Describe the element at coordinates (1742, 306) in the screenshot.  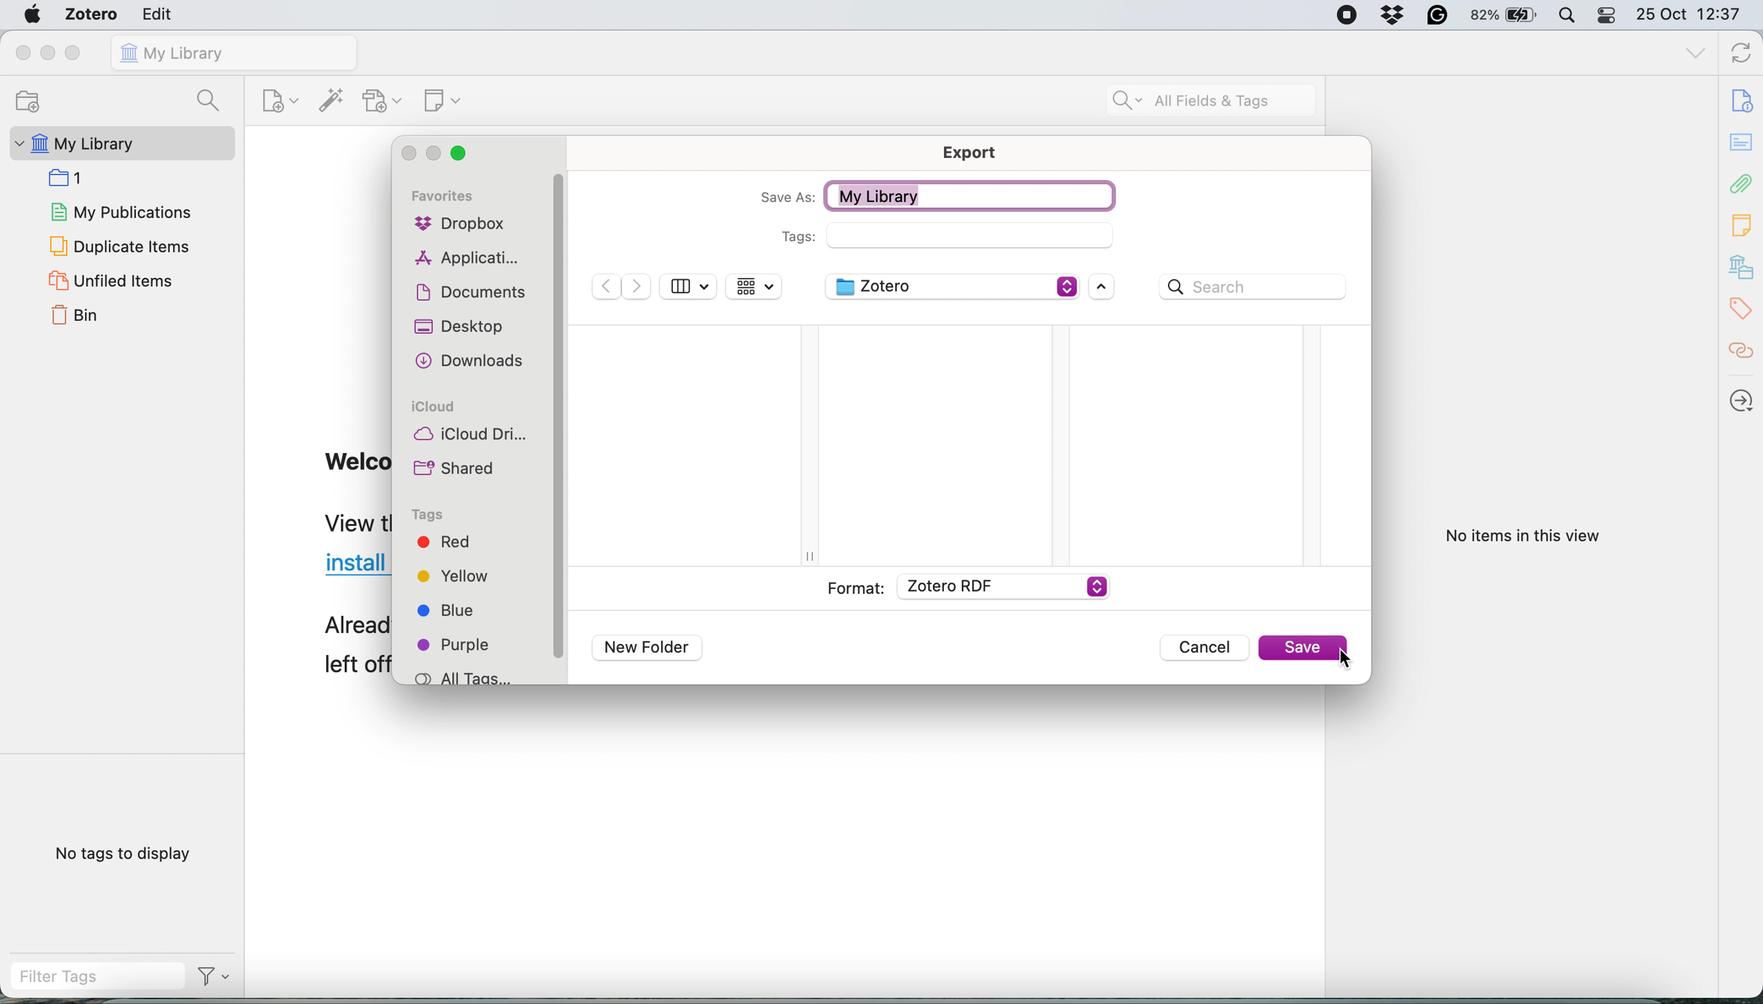
I see `tags` at that location.